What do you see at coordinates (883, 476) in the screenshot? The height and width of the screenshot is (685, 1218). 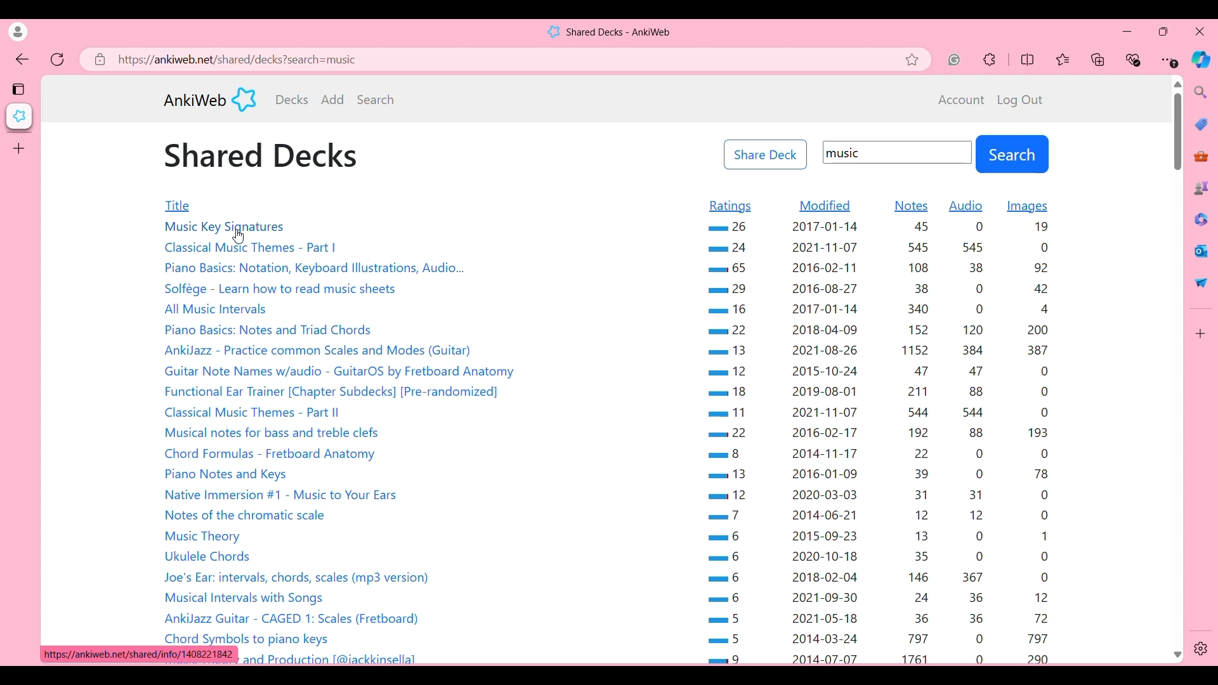 I see `— 13 2016-01-09 39 0 78` at bounding box center [883, 476].